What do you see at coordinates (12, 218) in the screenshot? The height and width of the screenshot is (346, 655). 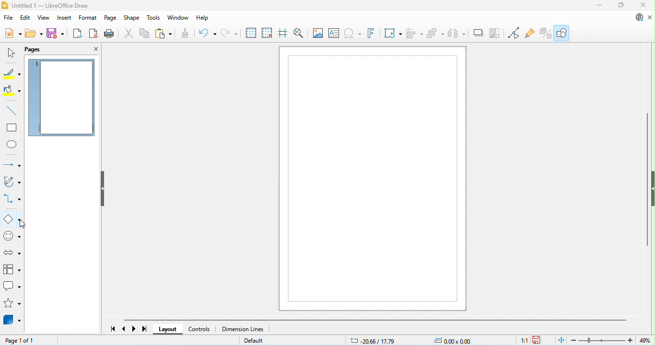 I see `basic shapes` at bounding box center [12, 218].